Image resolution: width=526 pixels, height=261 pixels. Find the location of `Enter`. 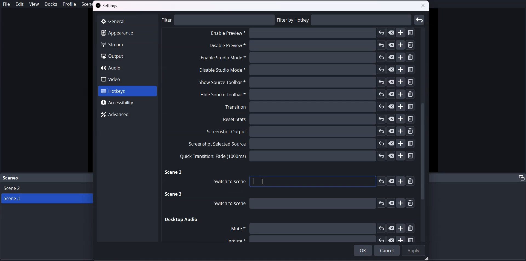

Enter is located at coordinates (420, 20).